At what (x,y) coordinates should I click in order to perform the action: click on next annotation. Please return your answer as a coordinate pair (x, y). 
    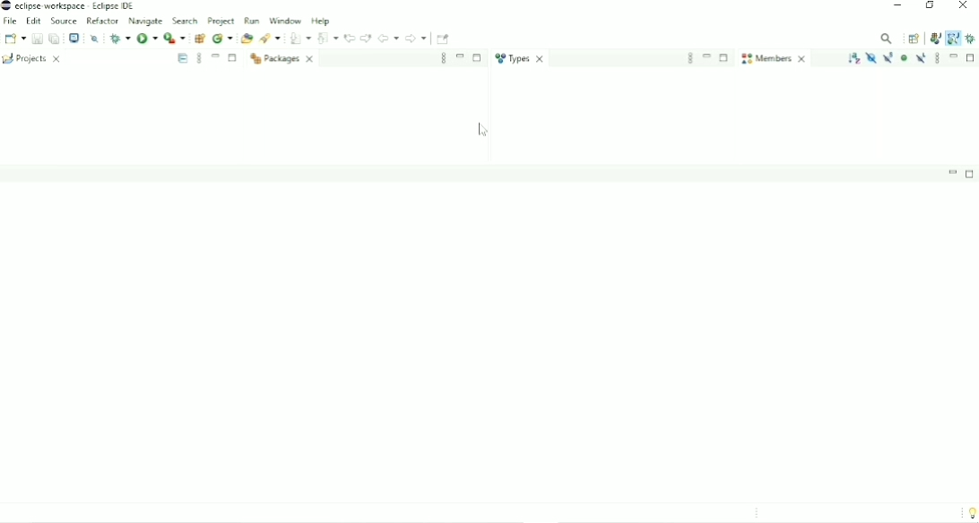
    Looking at the image, I should click on (299, 39).